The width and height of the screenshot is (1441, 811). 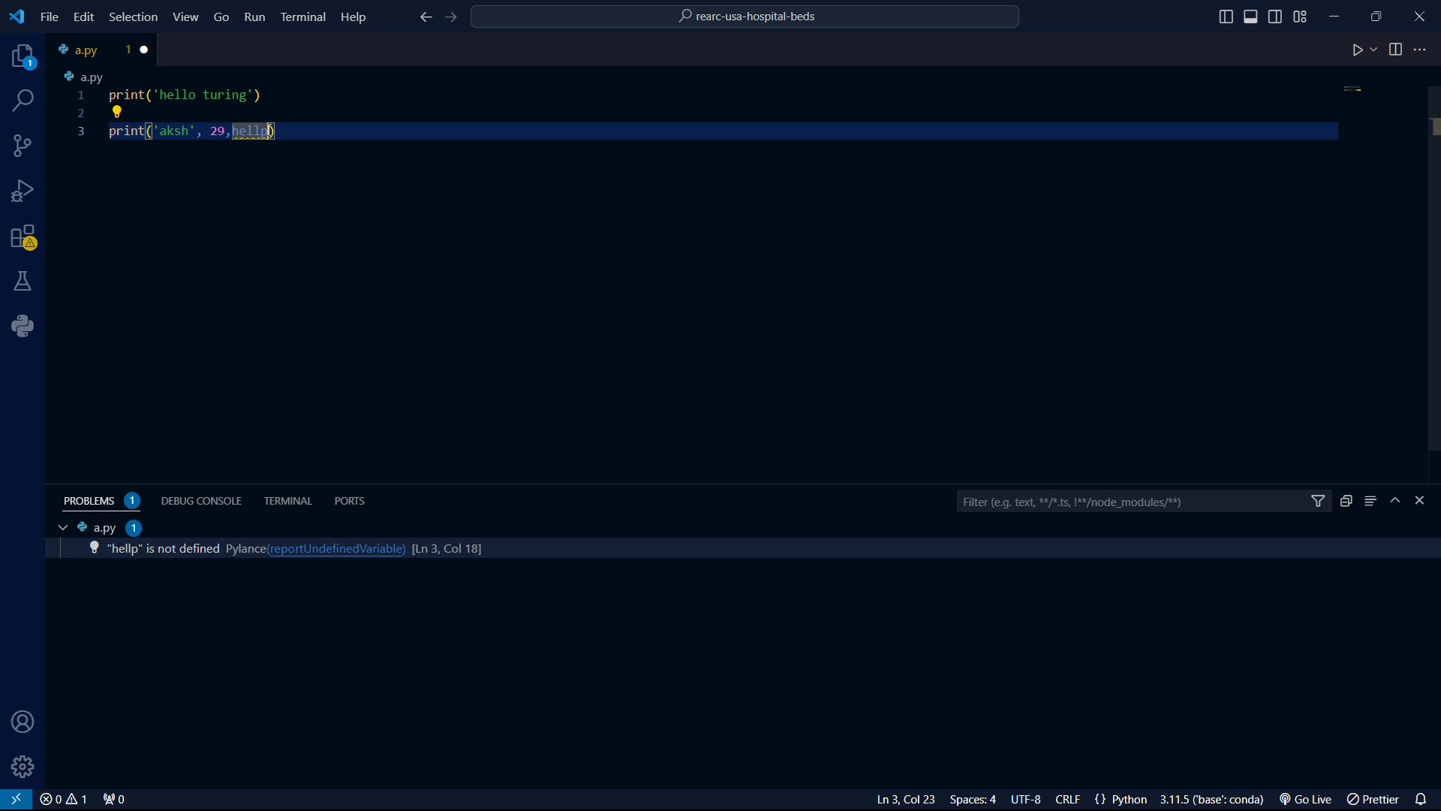 I want to click on toggle sidebar, so click(x=1226, y=17).